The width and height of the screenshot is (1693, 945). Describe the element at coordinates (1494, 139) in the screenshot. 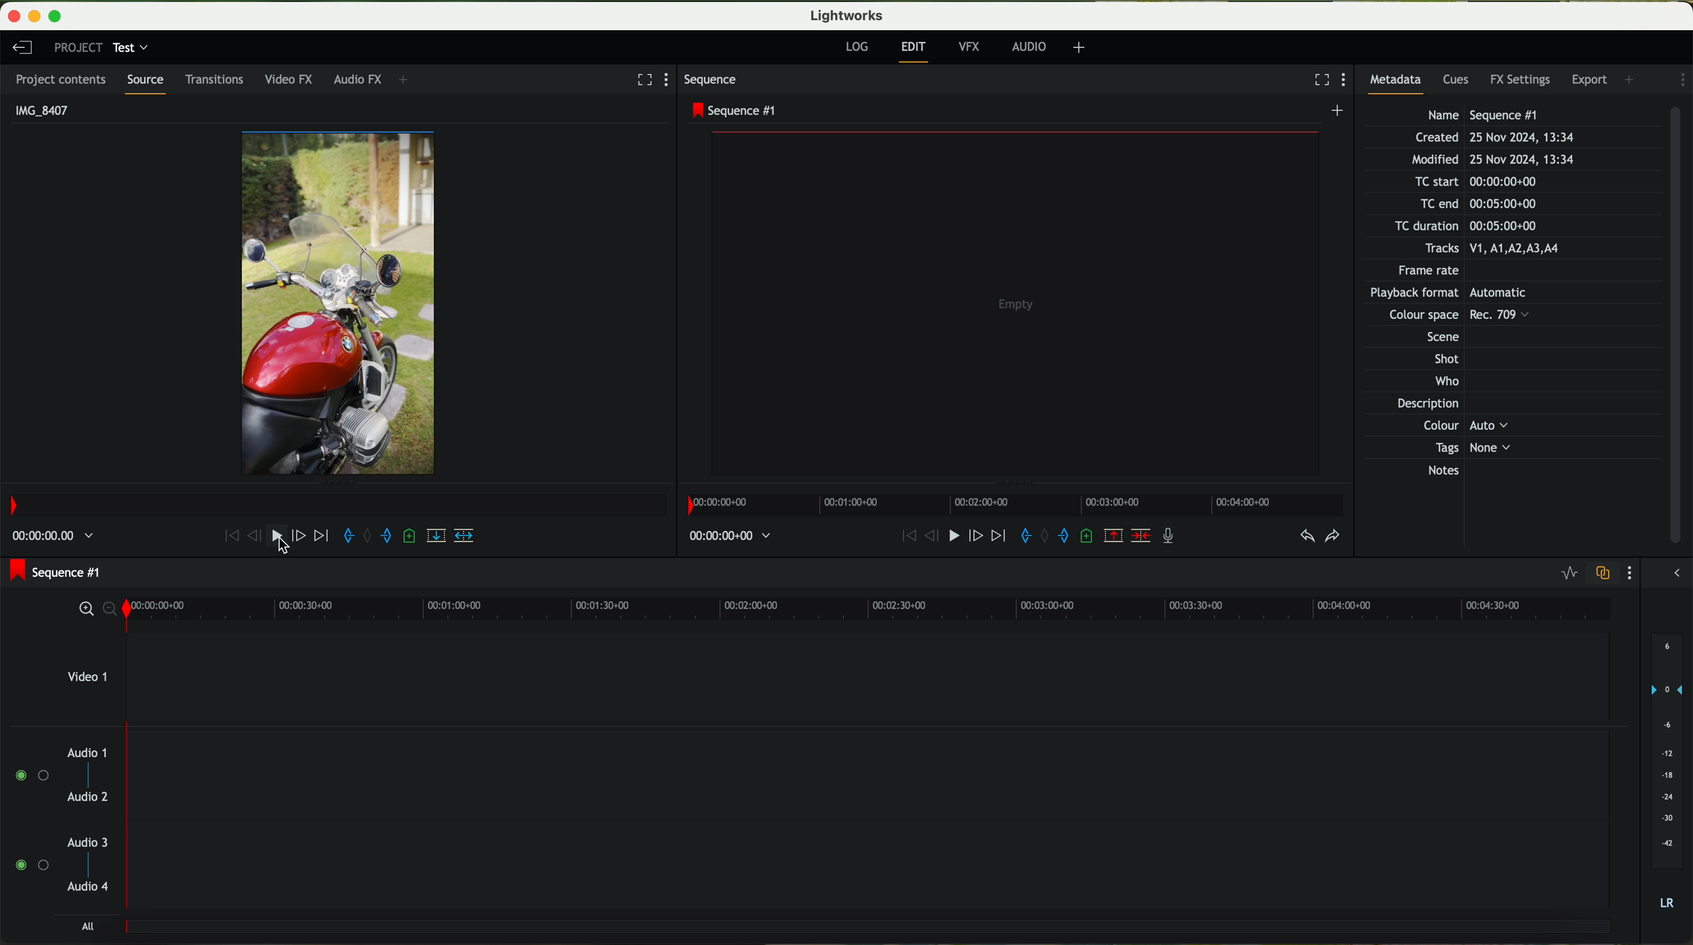

I see `Created` at that location.